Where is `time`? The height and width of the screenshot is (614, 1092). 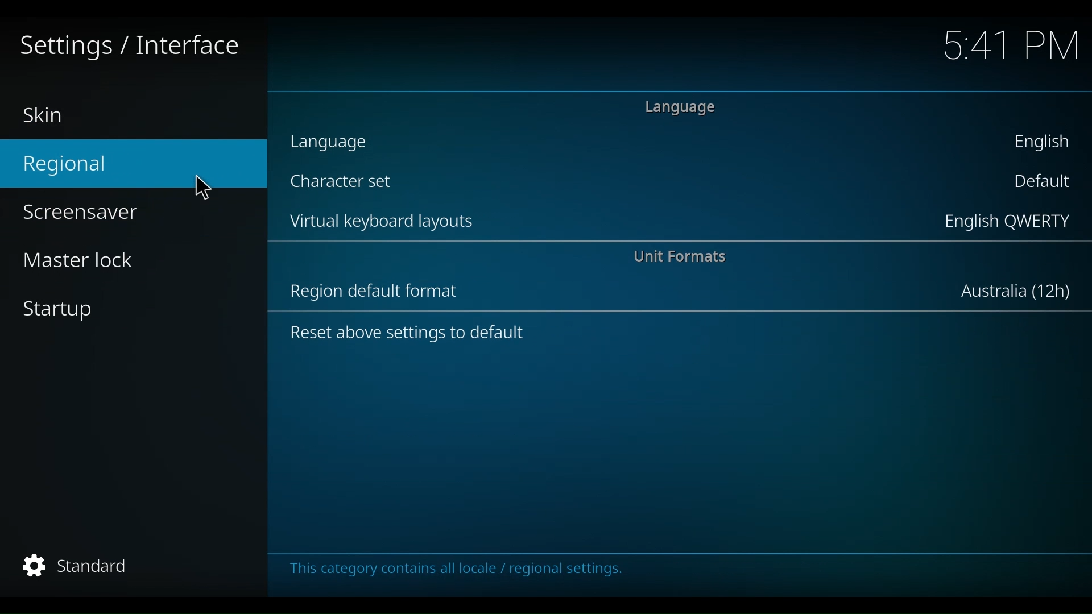 time is located at coordinates (1012, 44).